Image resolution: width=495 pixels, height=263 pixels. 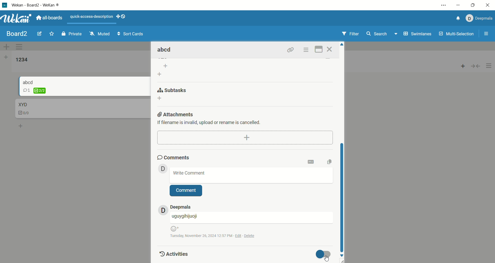 I want to click on username, so click(x=251, y=218).